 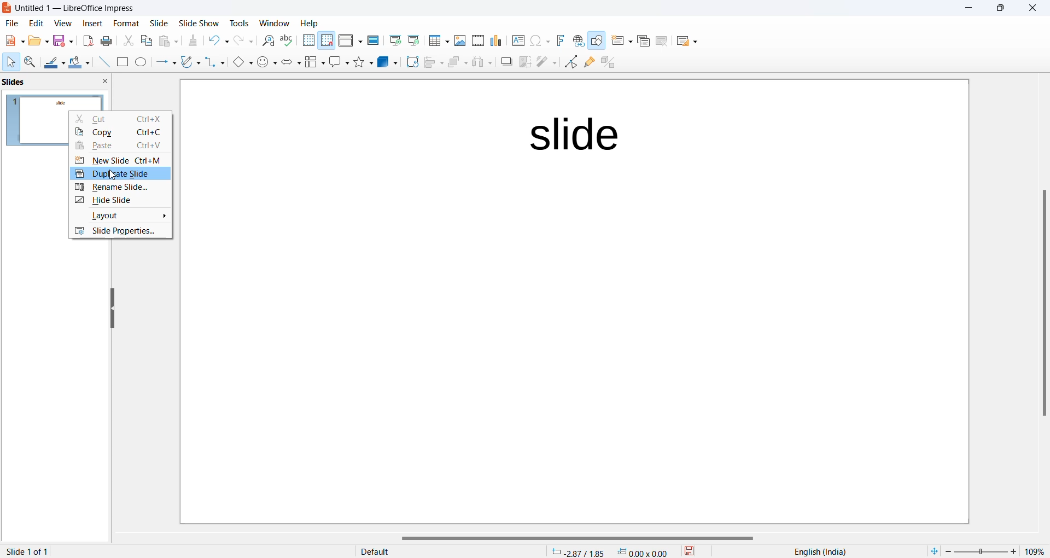 What do you see at coordinates (266, 41) in the screenshot?
I see `Find and replace` at bounding box center [266, 41].